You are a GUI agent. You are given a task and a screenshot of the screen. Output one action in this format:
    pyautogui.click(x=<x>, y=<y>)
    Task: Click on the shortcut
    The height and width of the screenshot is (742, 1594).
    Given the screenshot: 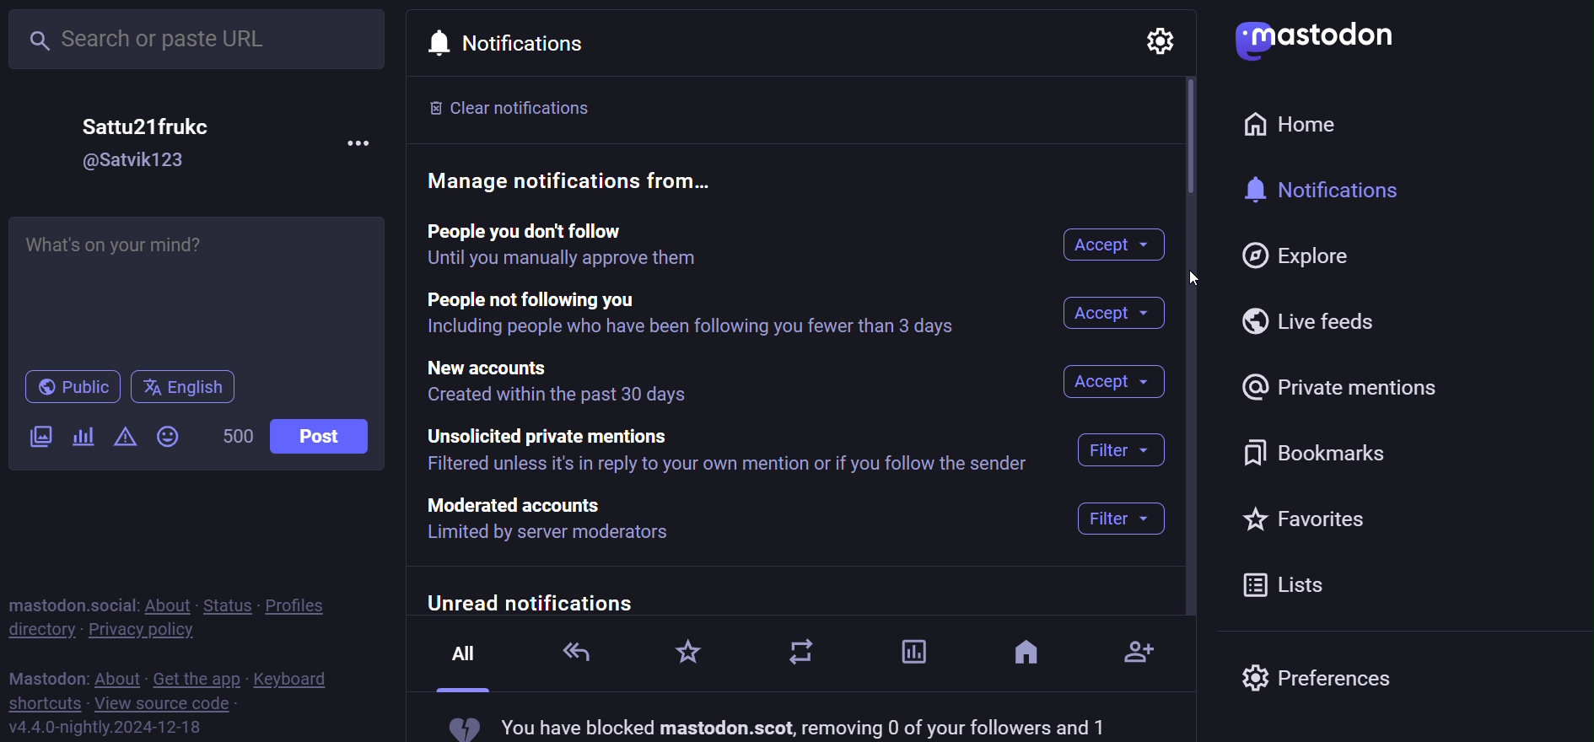 What is the action you would take?
    pyautogui.click(x=43, y=702)
    